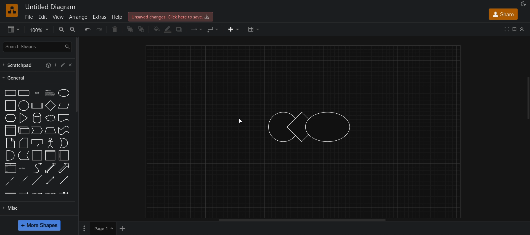 The image size is (530, 235). What do you see at coordinates (37, 92) in the screenshot?
I see `text` at bounding box center [37, 92].